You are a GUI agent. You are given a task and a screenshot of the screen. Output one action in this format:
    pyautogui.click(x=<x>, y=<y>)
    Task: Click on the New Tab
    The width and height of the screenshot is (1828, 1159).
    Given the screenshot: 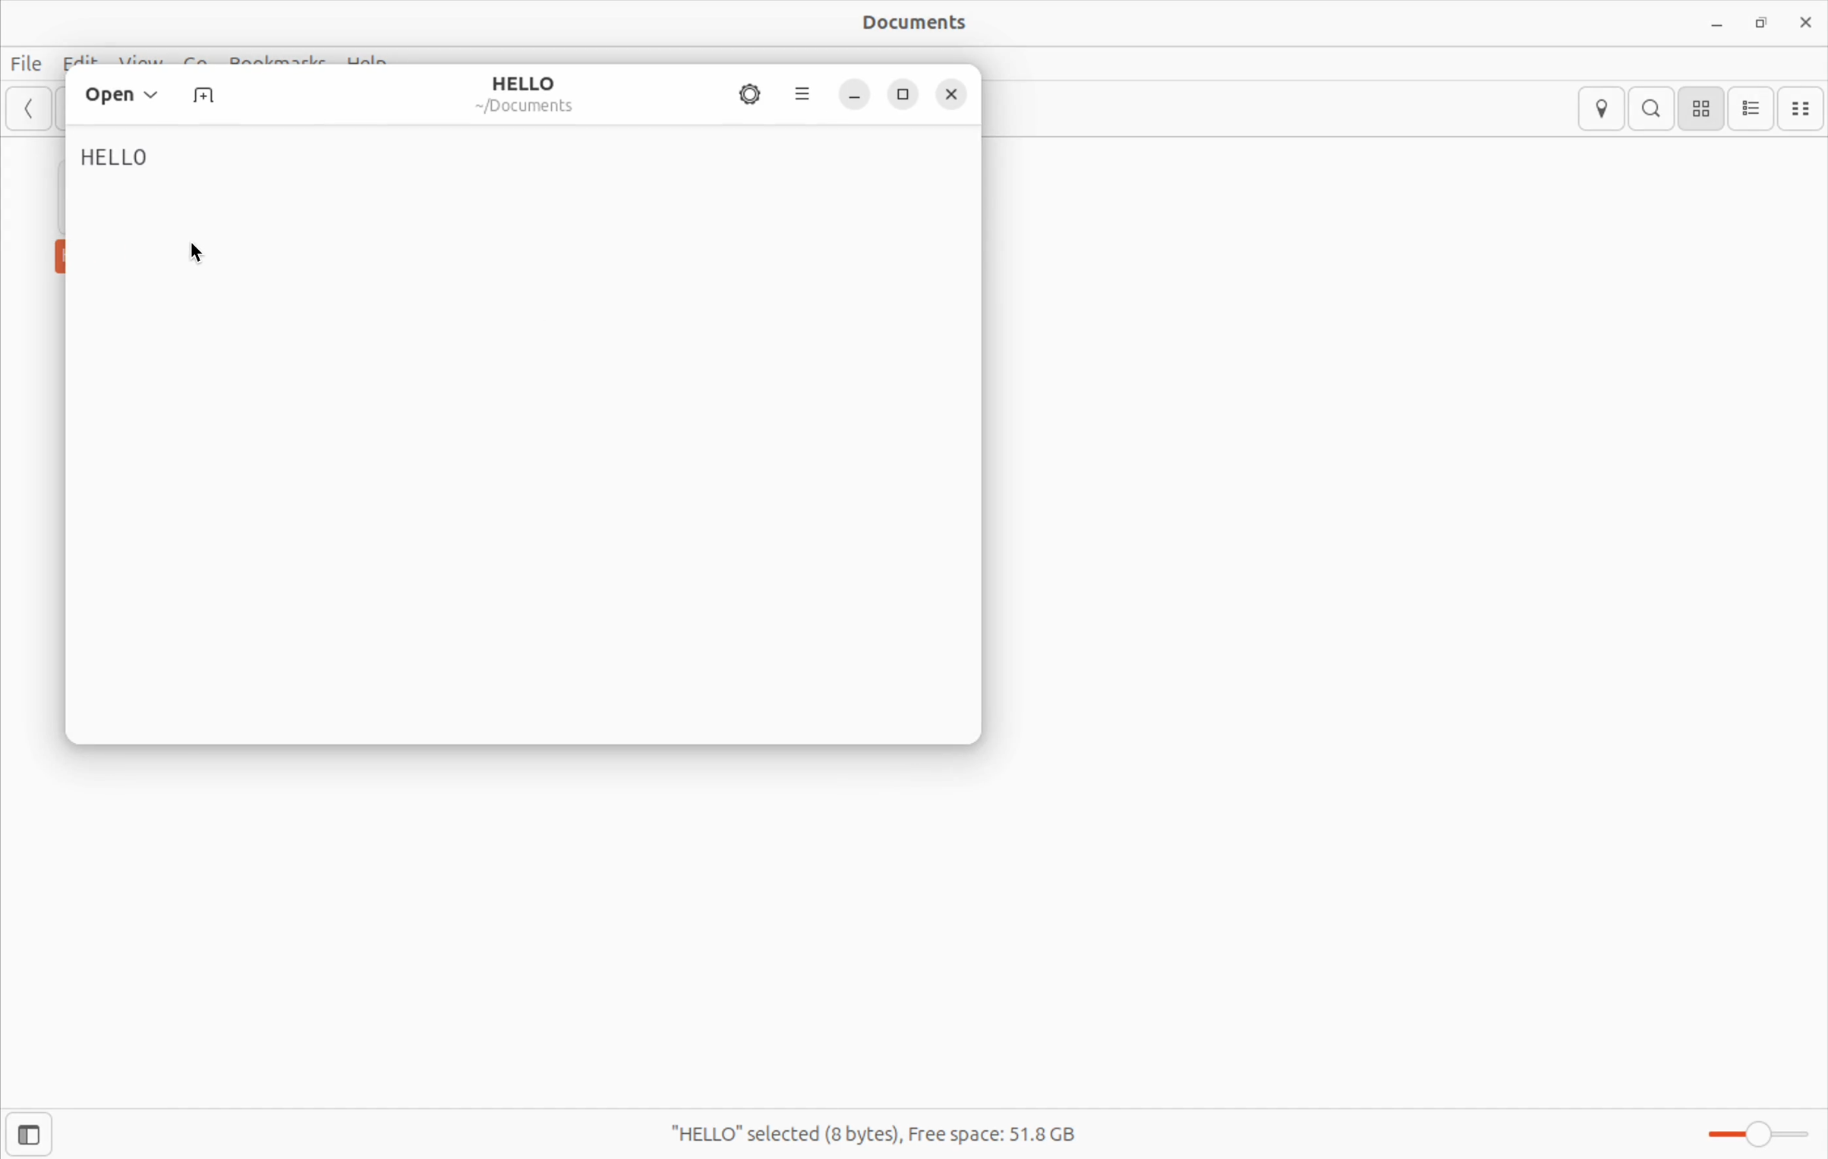 What is the action you would take?
    pyautogui.click(x=207, y=95)
    